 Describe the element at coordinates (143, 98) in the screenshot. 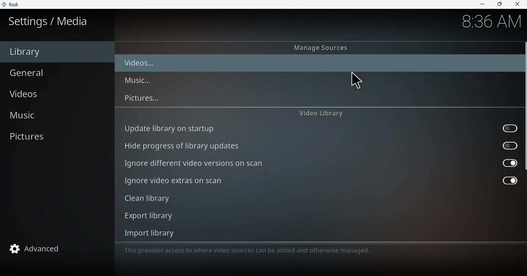

I see `Pictures` at that location.